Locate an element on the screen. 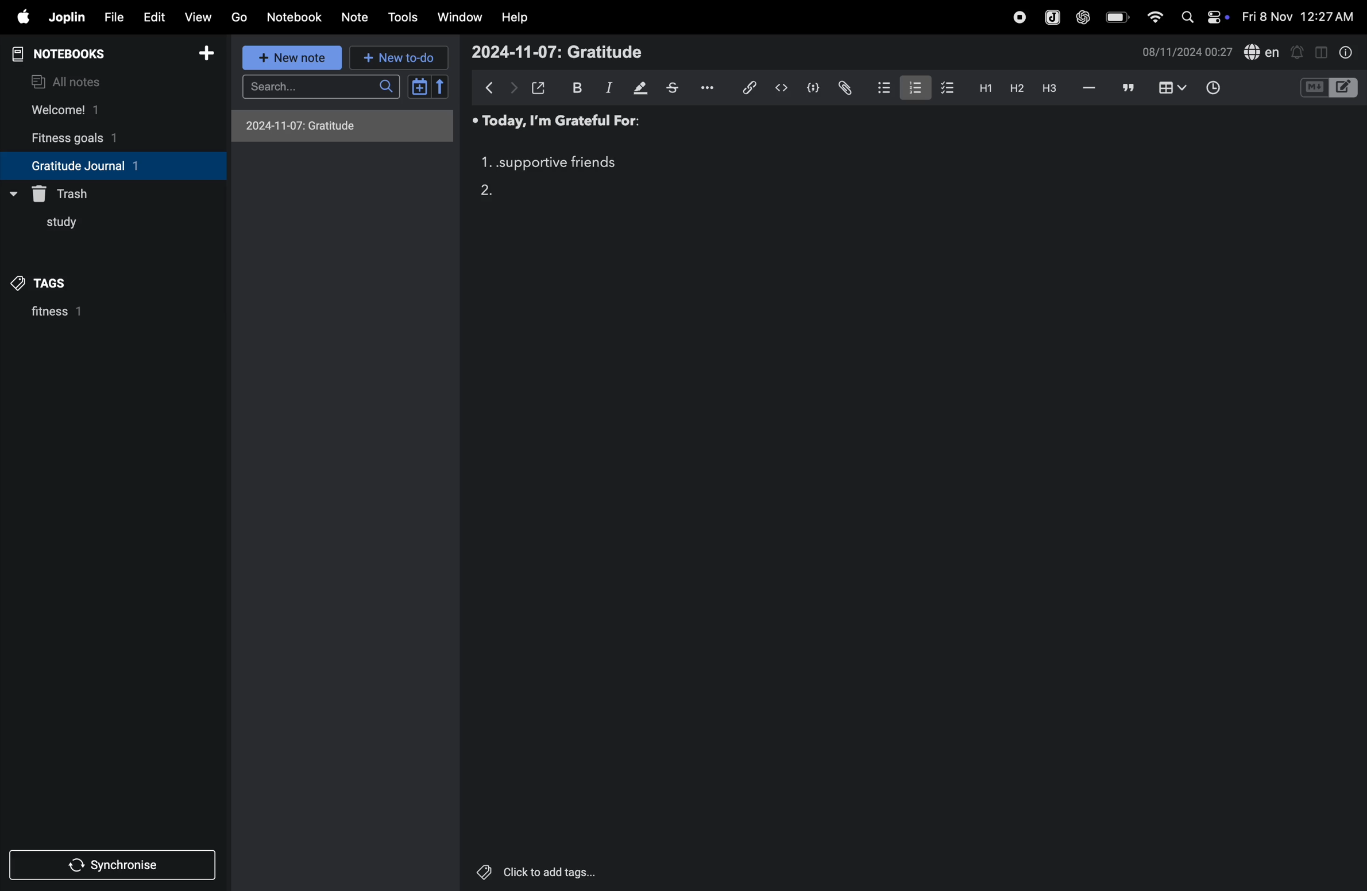 Image resolution: width=1367 pixels, height=891 pixels. numbered list is located at coordinates (910, 88).